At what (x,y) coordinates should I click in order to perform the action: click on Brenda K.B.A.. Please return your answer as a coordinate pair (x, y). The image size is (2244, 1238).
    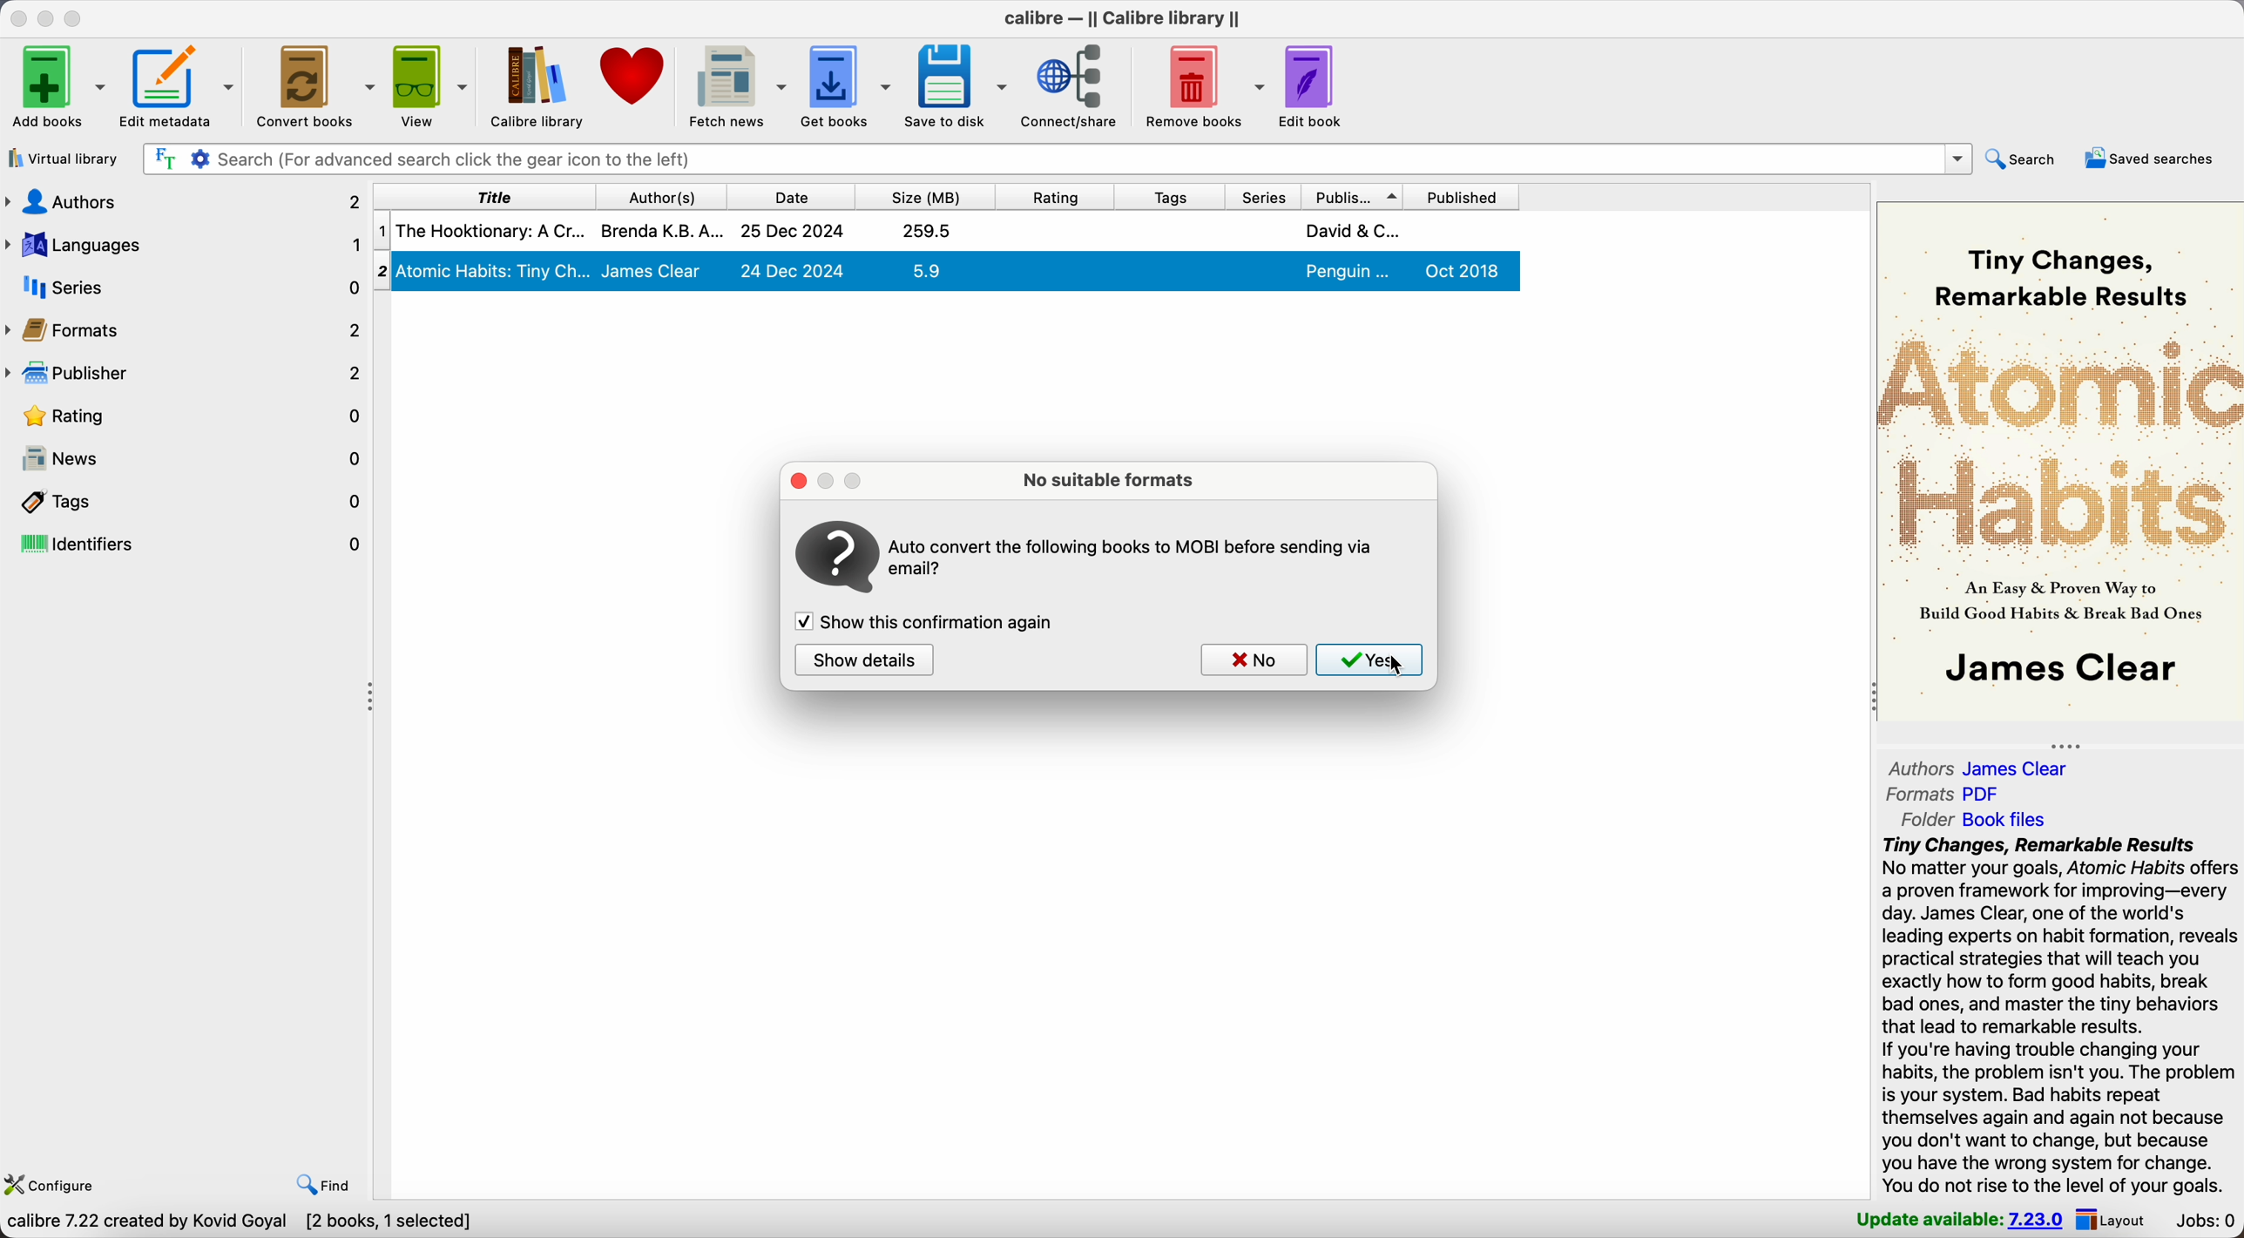
    Looking at the image, I should click on (662, 229).